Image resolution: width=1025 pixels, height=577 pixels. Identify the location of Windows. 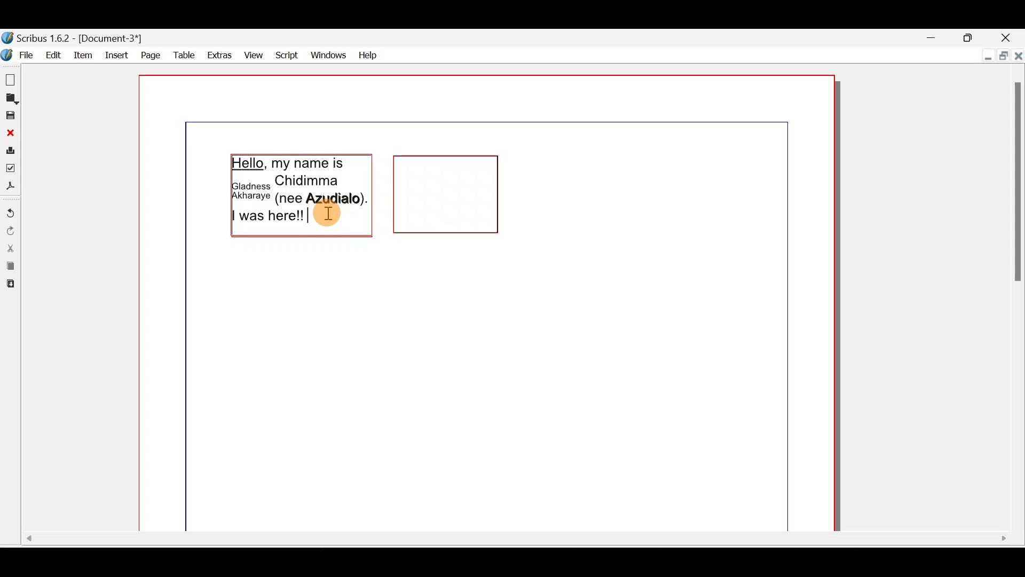
(329, 54).